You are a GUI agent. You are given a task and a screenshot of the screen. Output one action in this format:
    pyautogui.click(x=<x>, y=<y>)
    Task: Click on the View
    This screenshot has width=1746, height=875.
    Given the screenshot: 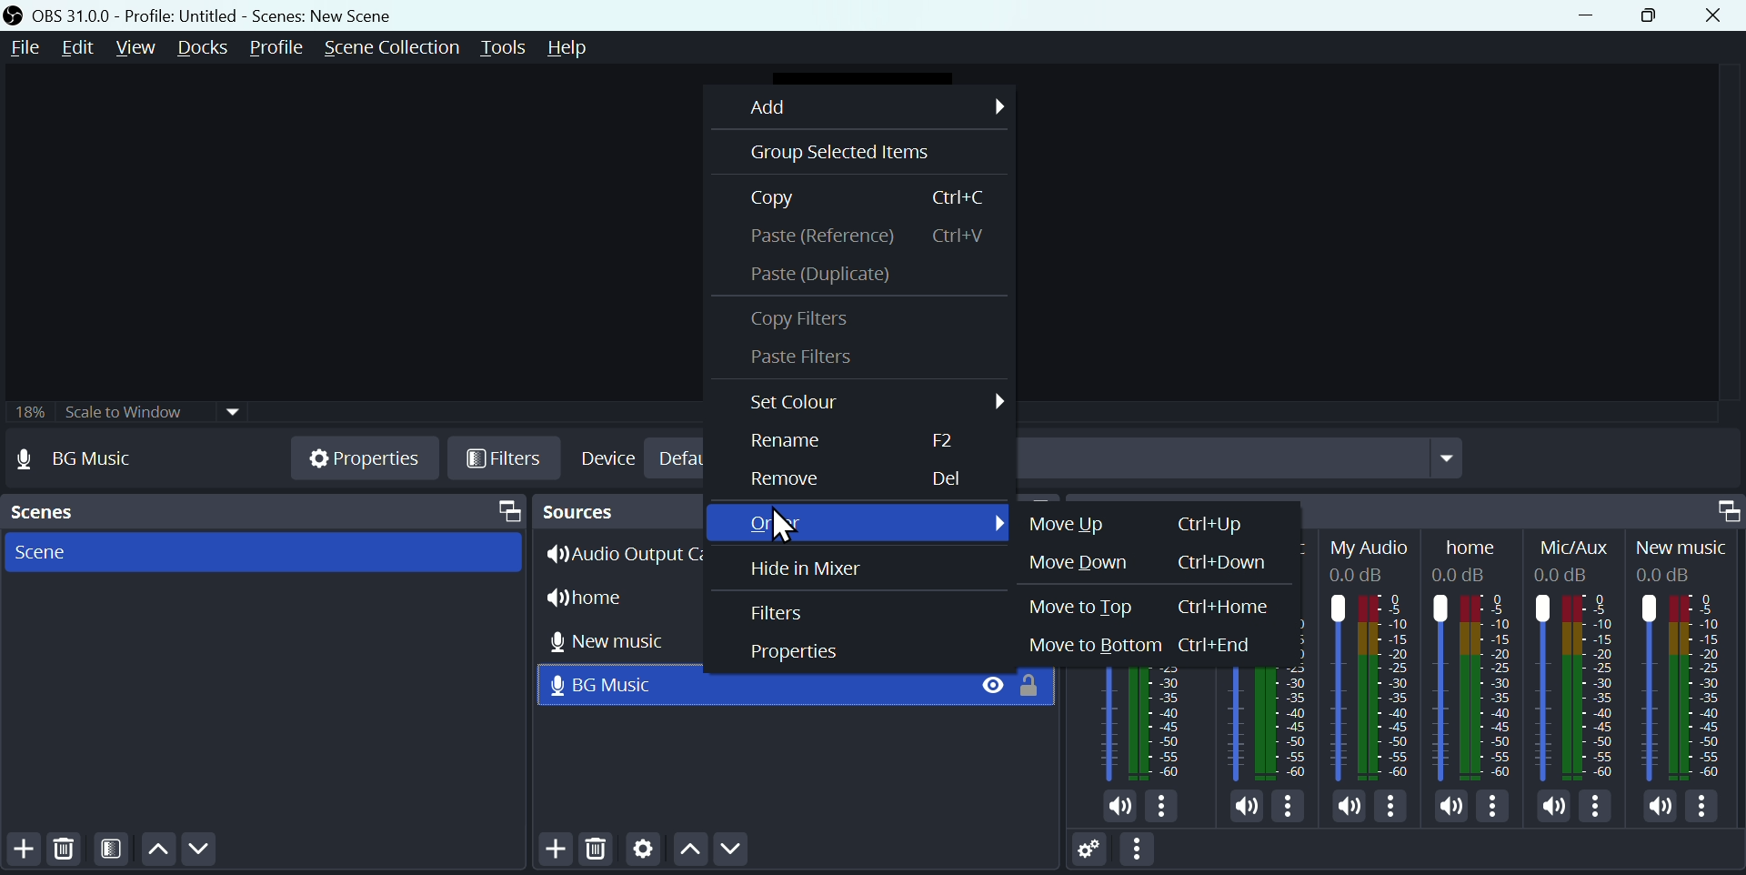 What is the action you would take?
    pyautogui.click(x=979, y=686)
    